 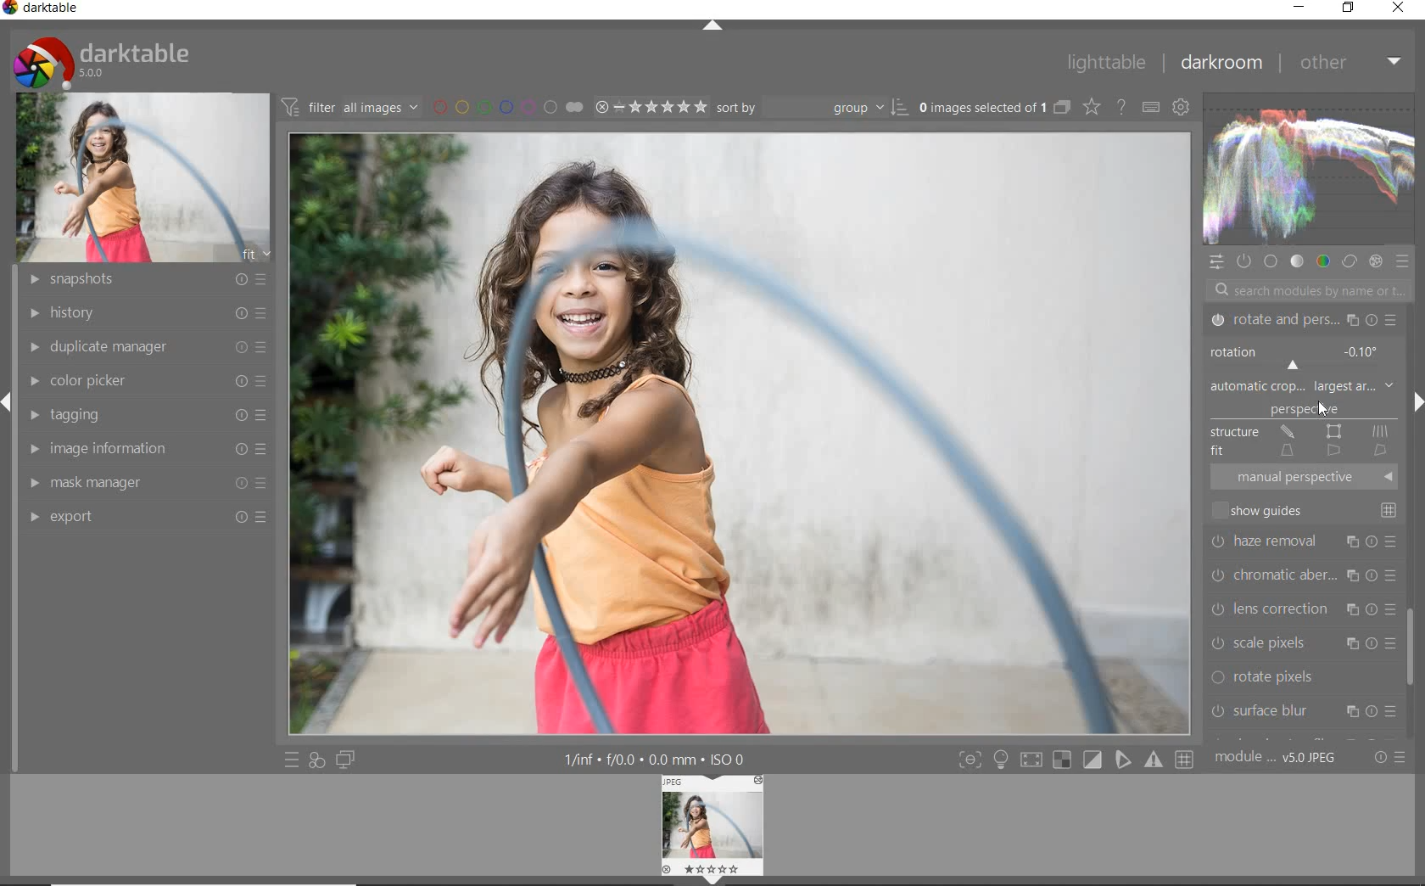 What do you see at coordinates (1298, 640) in the screenshot?
I see `scale pixels` at bounding box center [1298, 640].